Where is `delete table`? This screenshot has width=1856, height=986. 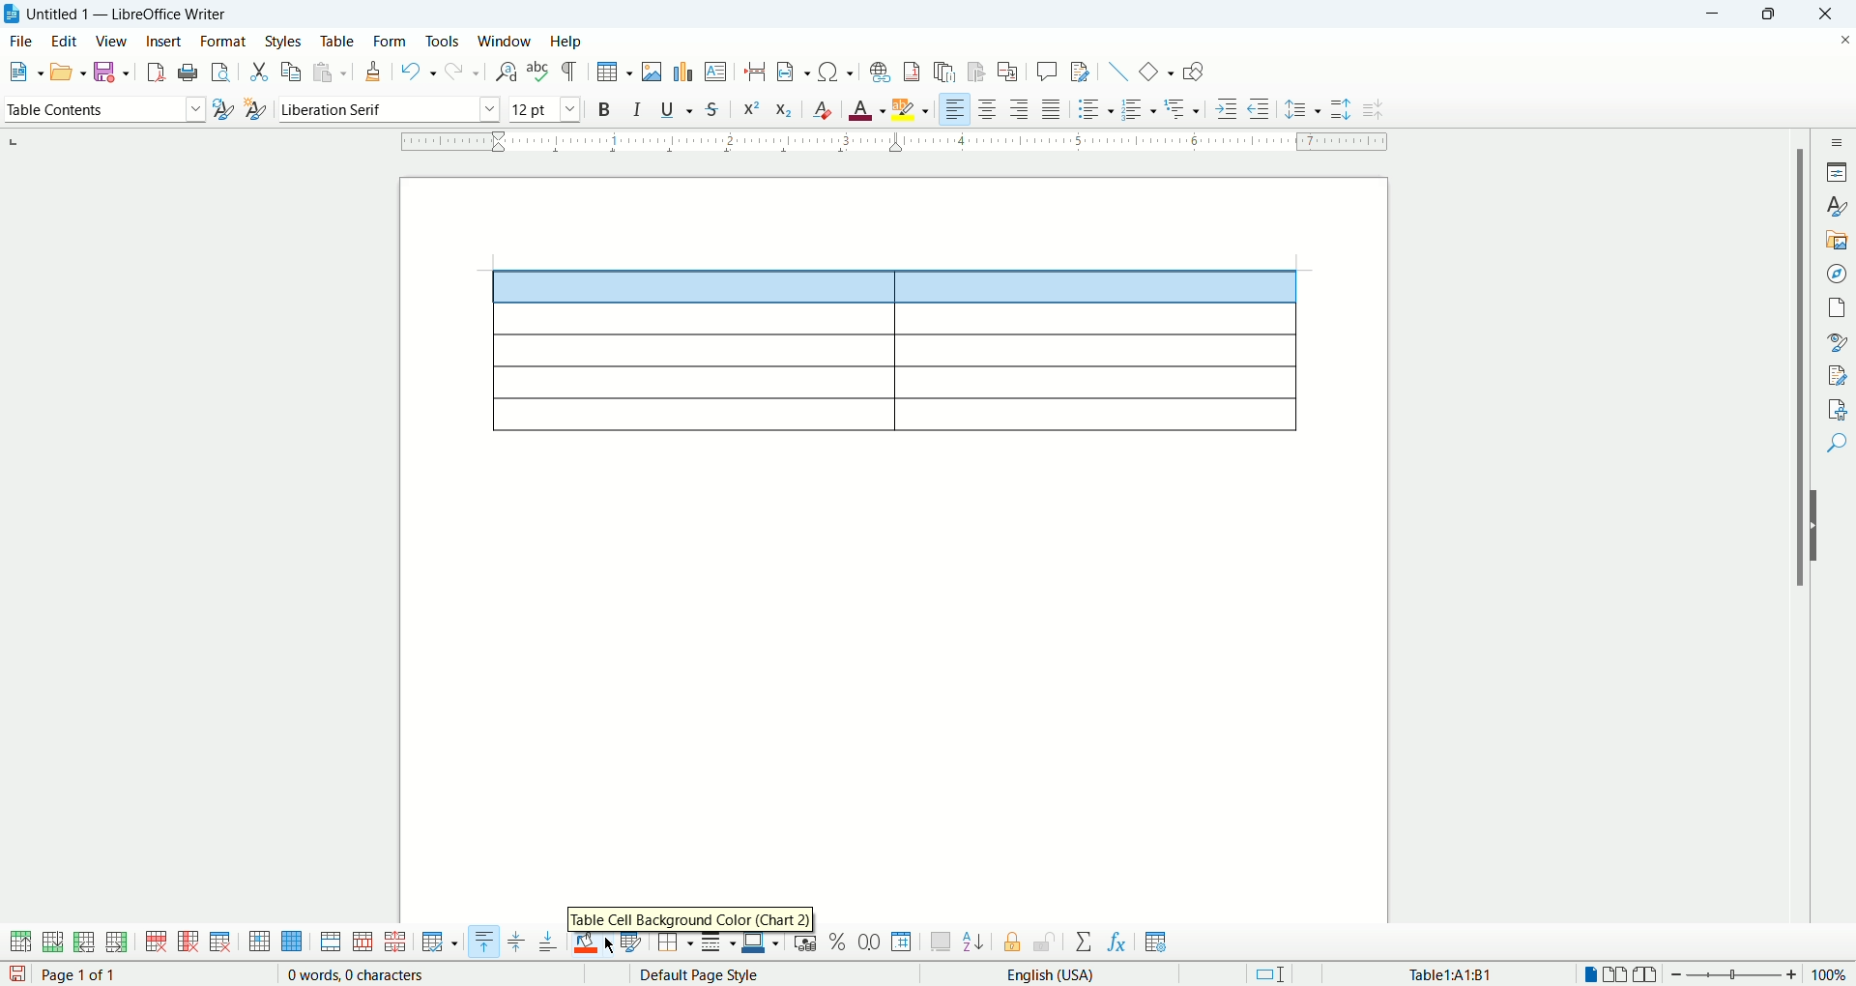 delete table is located at coordinates (220, 942).